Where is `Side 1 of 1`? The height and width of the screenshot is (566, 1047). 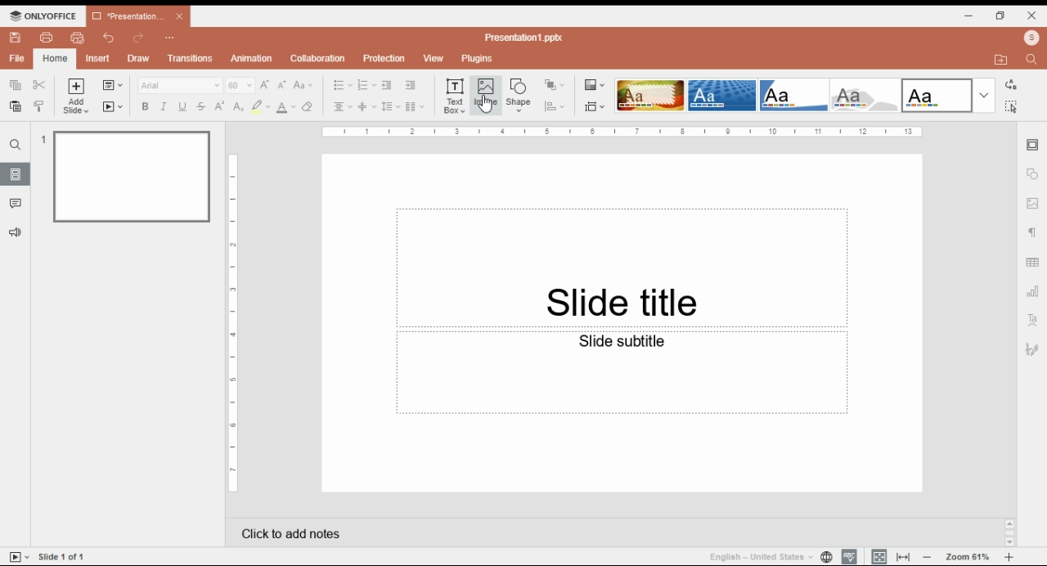 Side 1 of 1 is located at coordinates (67, 555).